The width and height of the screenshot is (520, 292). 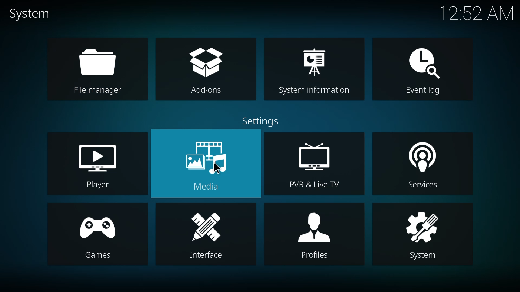 I want to click on interface, so click(x=209, y=224).